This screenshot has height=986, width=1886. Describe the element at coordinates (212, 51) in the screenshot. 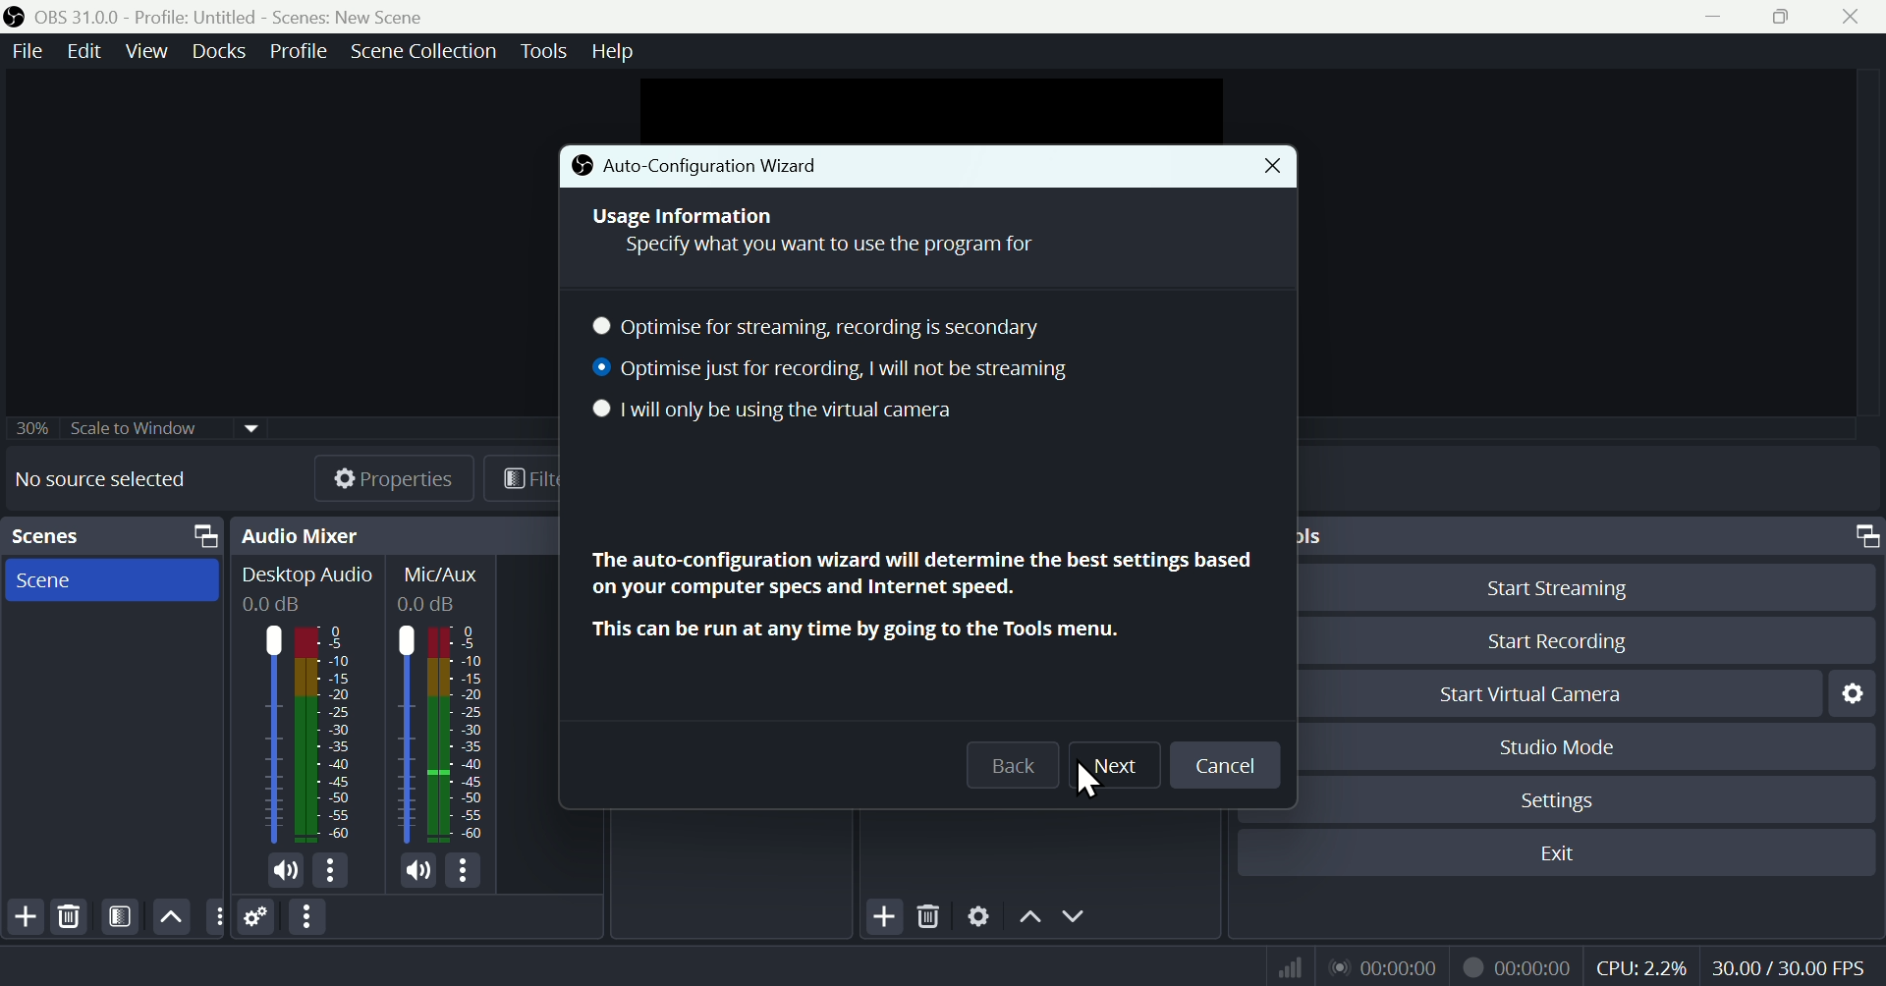

I see `Docks` at that location.